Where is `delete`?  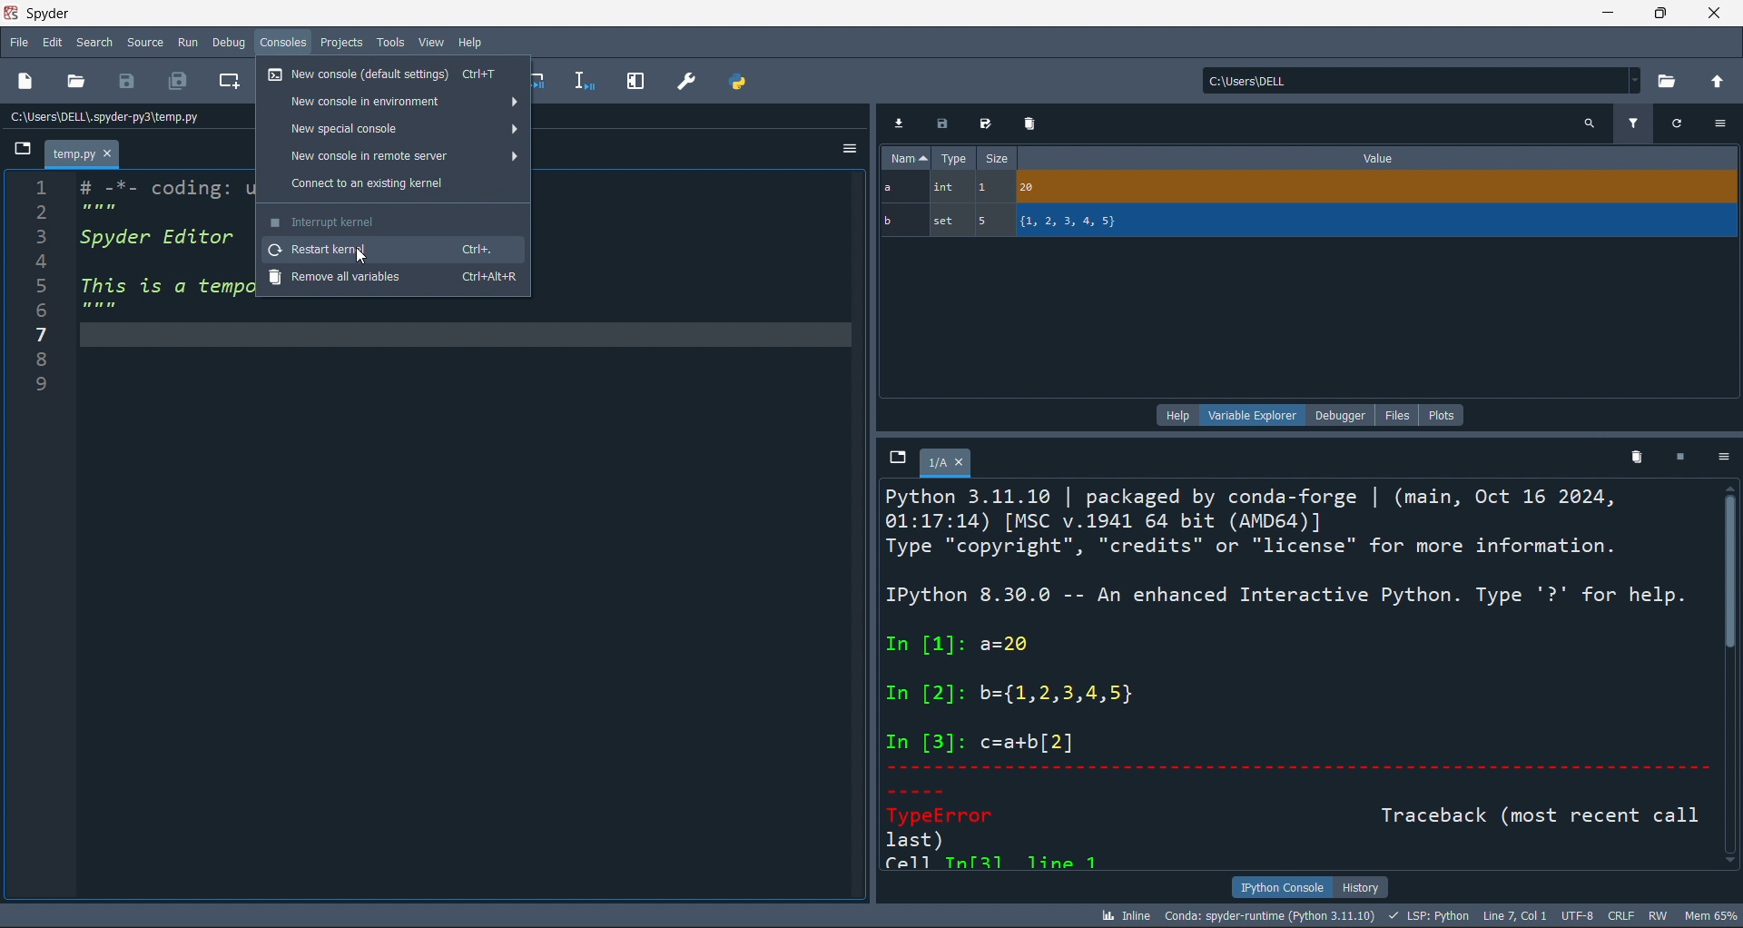
delete is located at coordinates (1031, 123).